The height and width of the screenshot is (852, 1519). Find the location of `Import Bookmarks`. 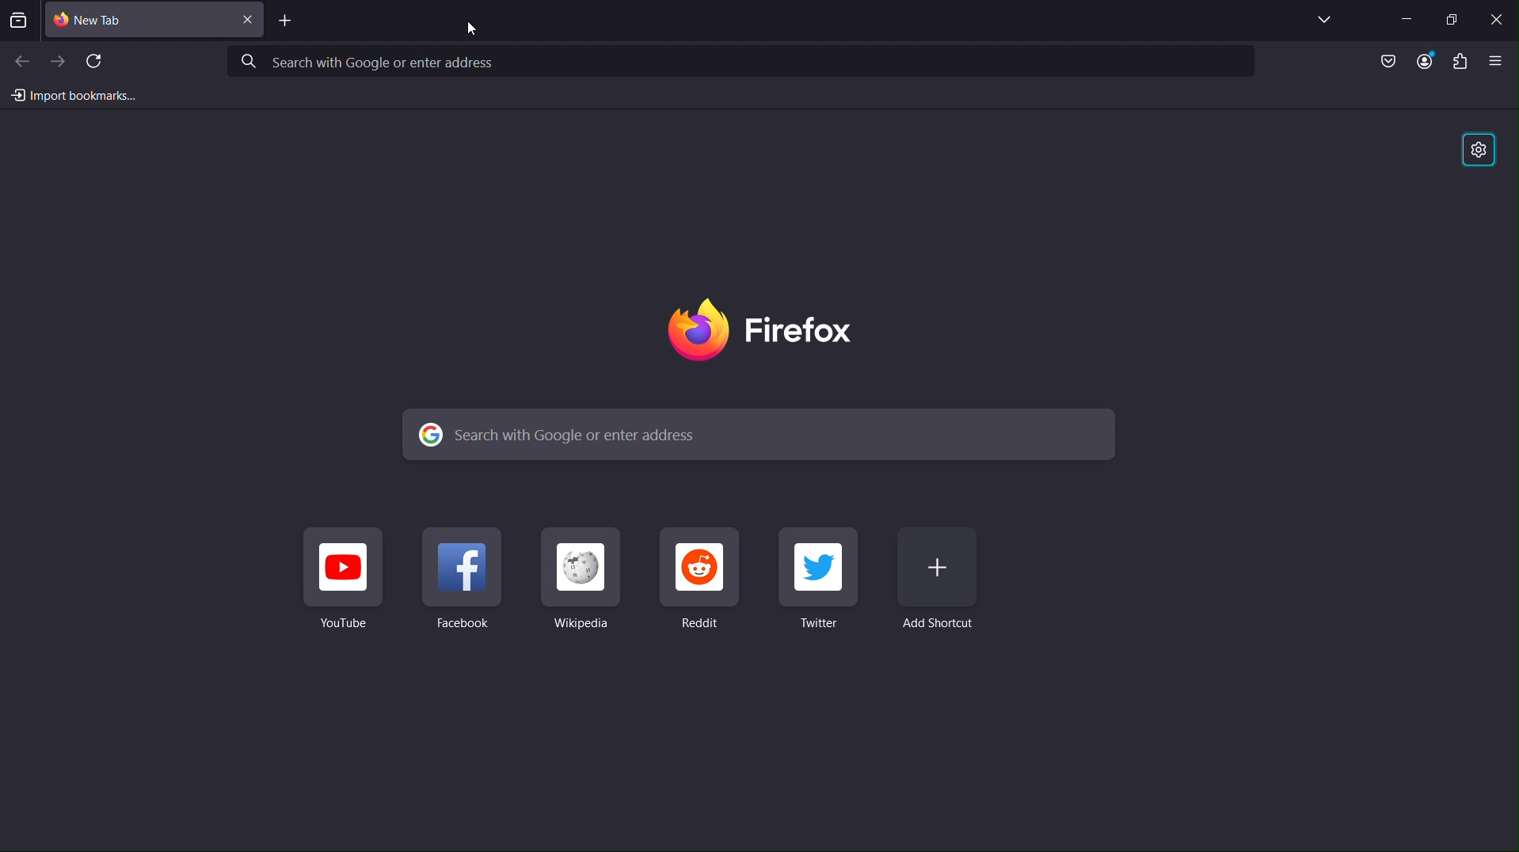

Import Bookmarks is located at coordinates (71, 94).